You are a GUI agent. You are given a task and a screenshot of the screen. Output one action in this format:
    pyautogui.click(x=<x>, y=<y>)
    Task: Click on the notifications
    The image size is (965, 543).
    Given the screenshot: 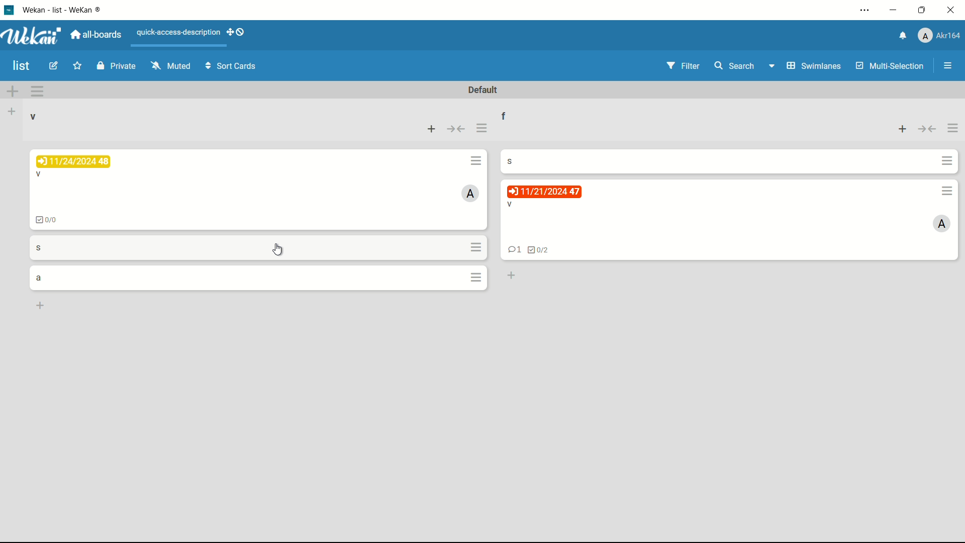 What is the action you would take?
    pyautogui.click(x=902, y=36)
    